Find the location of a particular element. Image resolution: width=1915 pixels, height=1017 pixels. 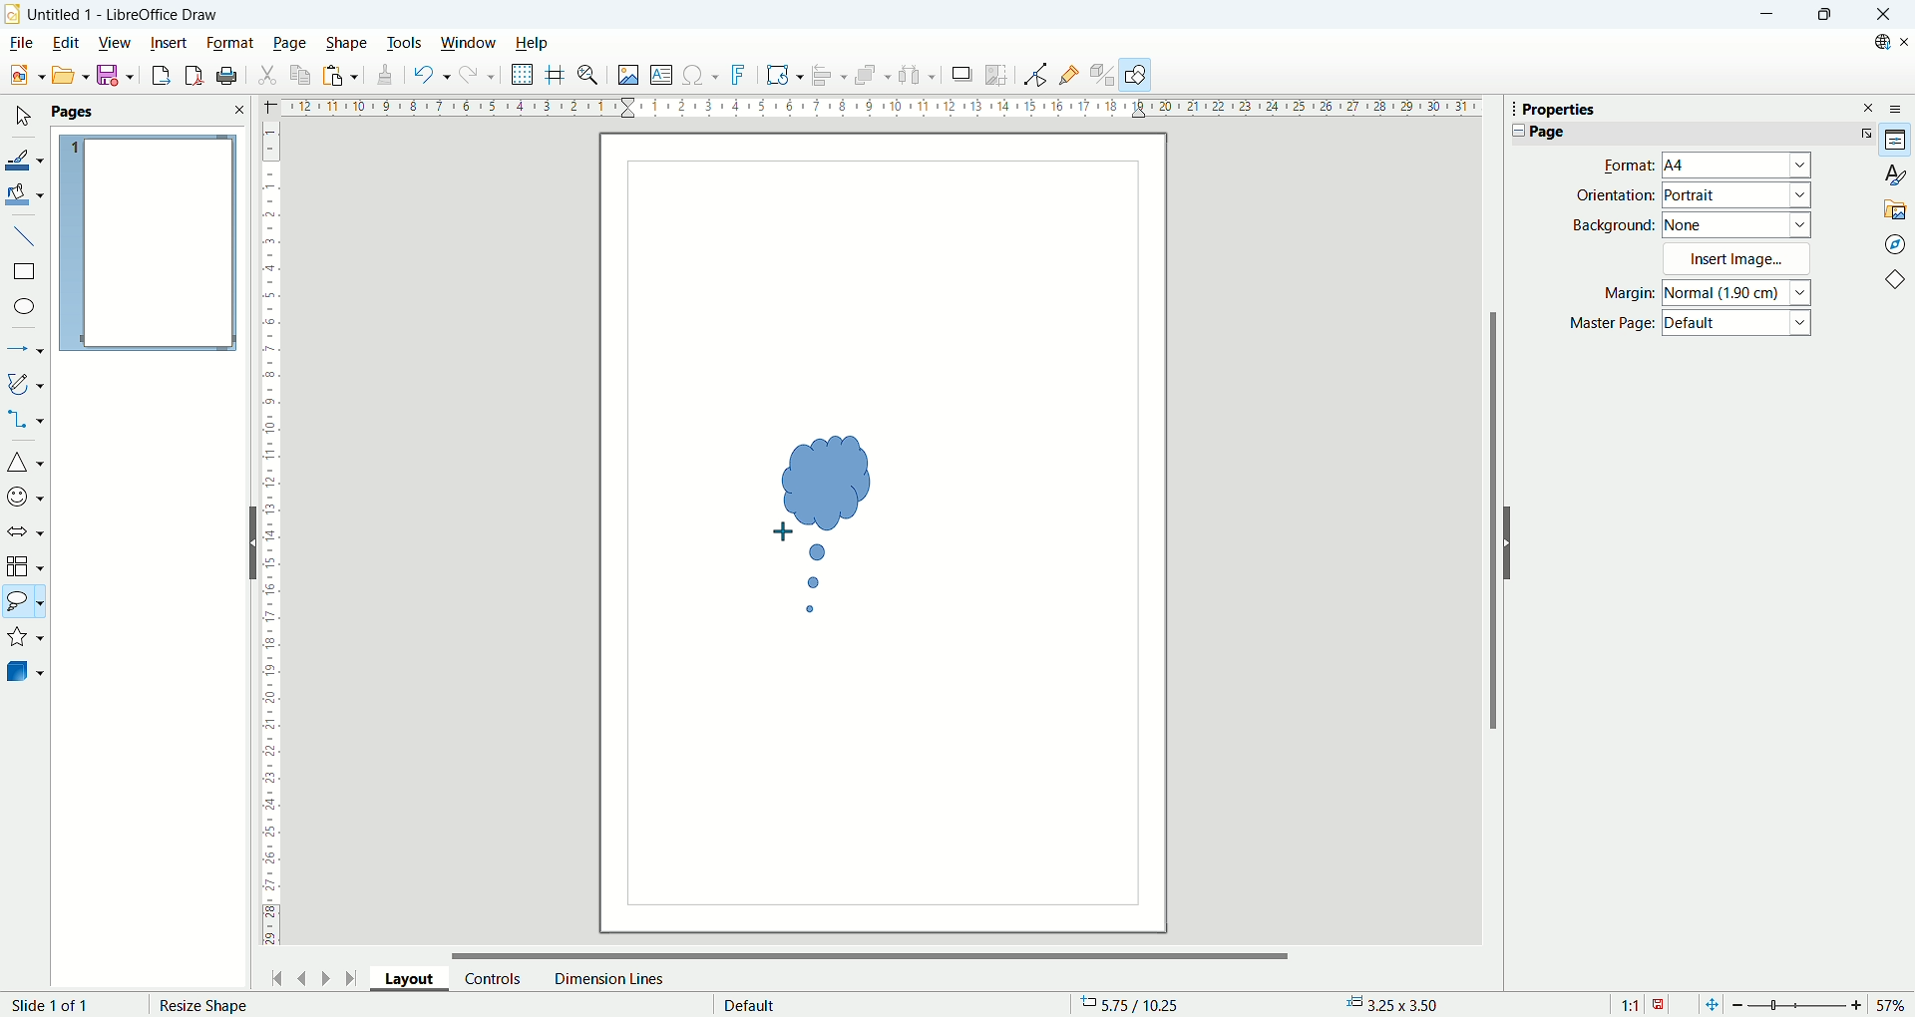

Callout shape is located at coordinates (831, 521).